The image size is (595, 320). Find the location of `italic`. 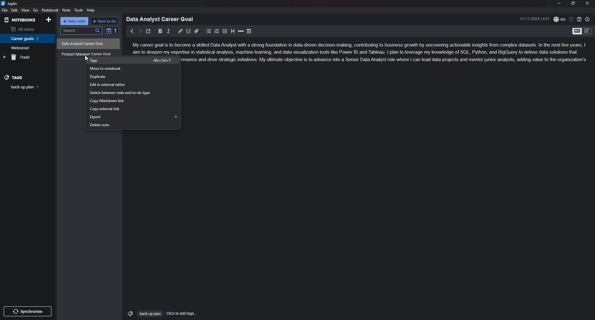

italic is located at coordinates (168, 31).